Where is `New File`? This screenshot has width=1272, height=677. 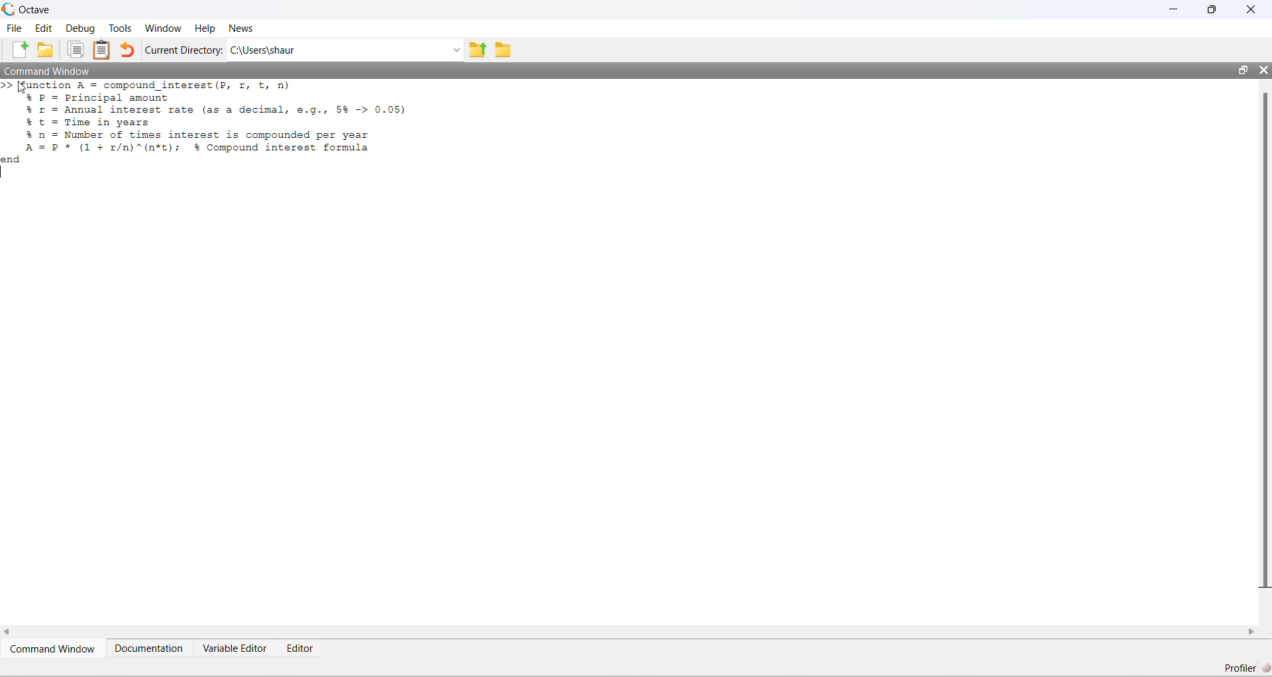 New File is located at coordinates (19, 50).